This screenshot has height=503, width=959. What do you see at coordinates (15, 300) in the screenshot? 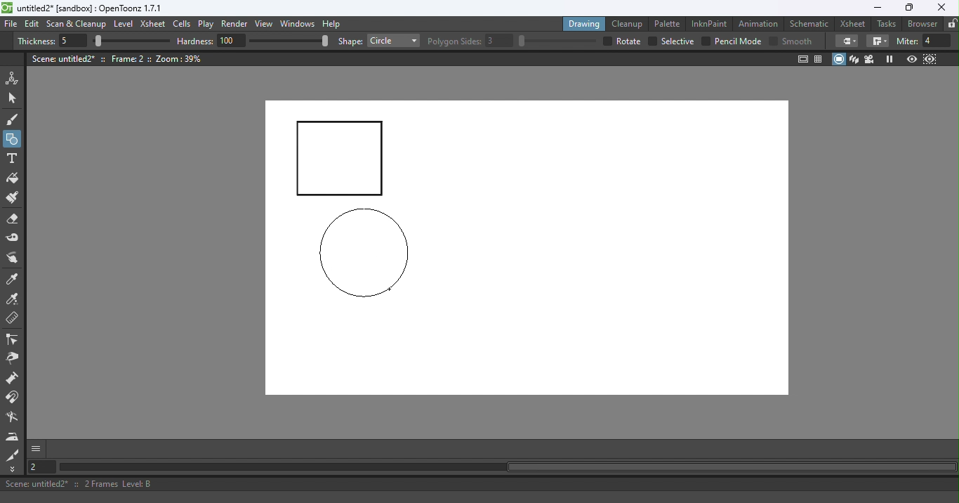
I see `RGB picker tool` at bounding box center [15, 300].